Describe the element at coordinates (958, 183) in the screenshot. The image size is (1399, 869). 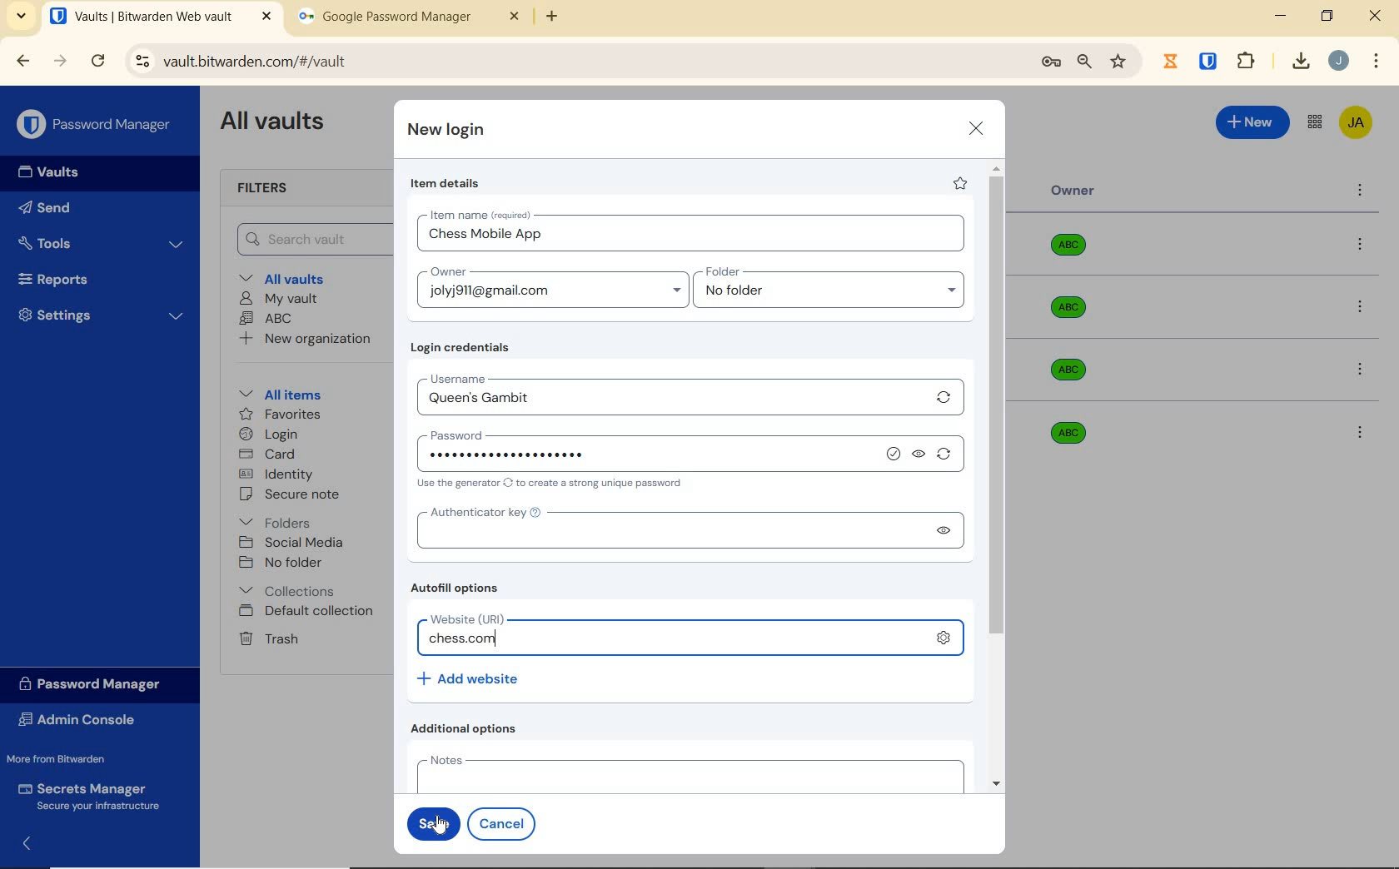
I see `favorite` at that location.